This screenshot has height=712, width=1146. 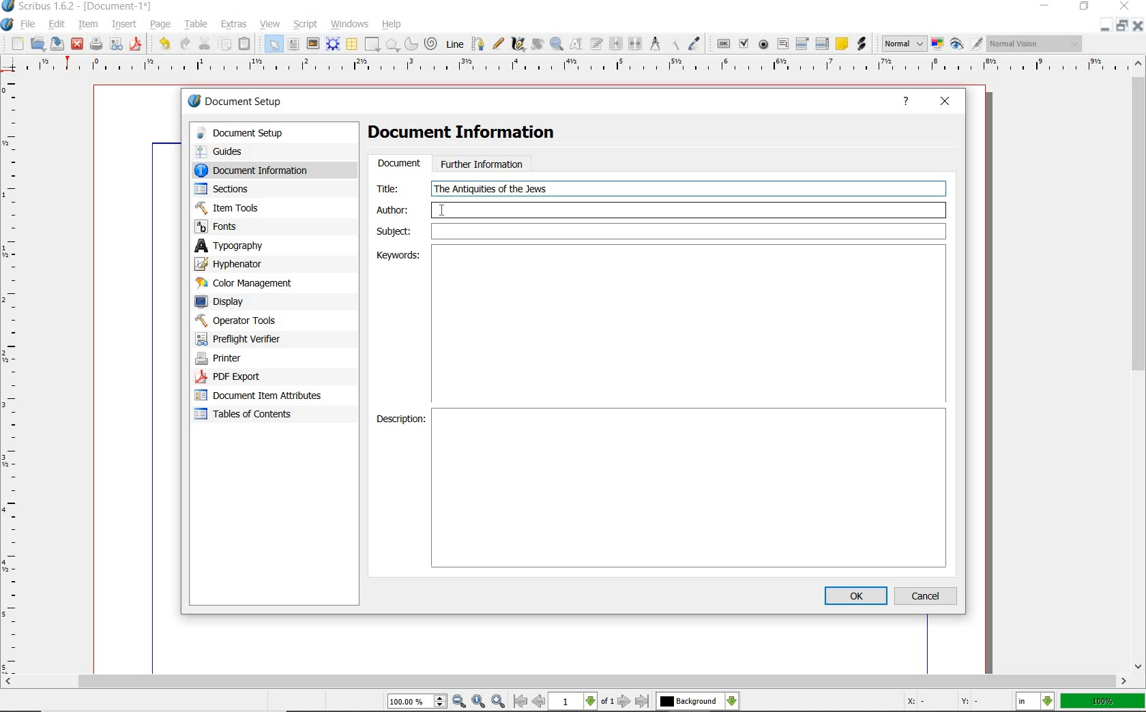 I want to click on text, so click(x=490, y=189).